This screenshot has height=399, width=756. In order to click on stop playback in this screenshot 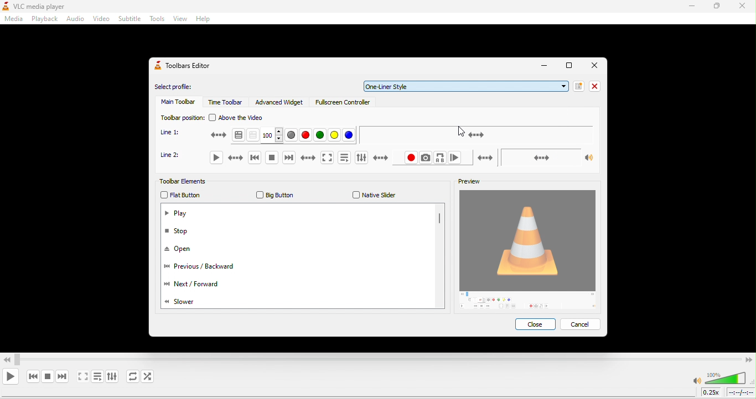, I will do `click(48, 376)`.